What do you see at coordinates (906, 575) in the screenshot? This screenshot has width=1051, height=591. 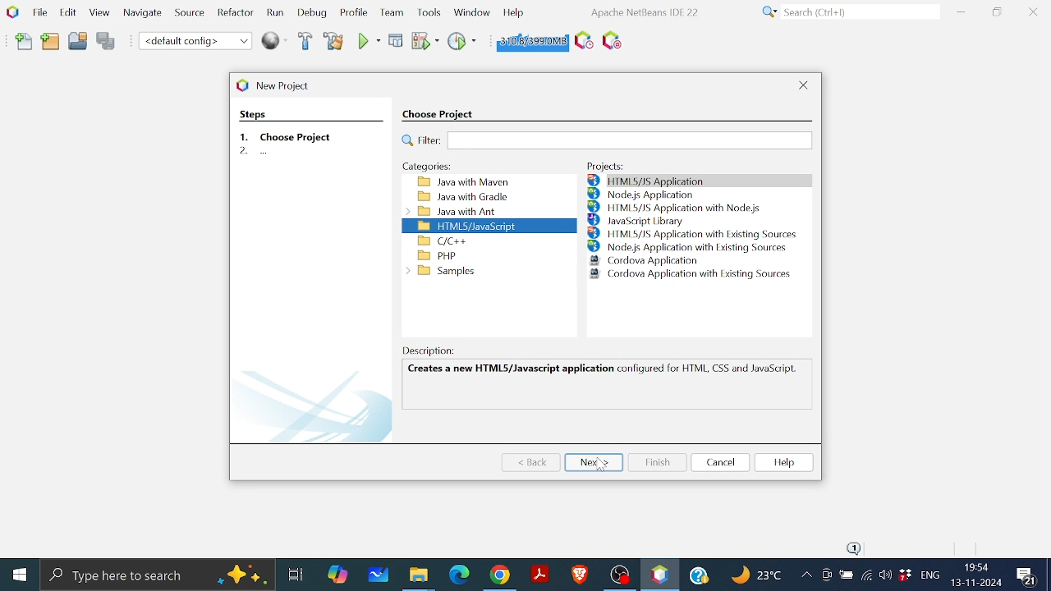 I see `Dropbox` at bounding box center [906, 575].